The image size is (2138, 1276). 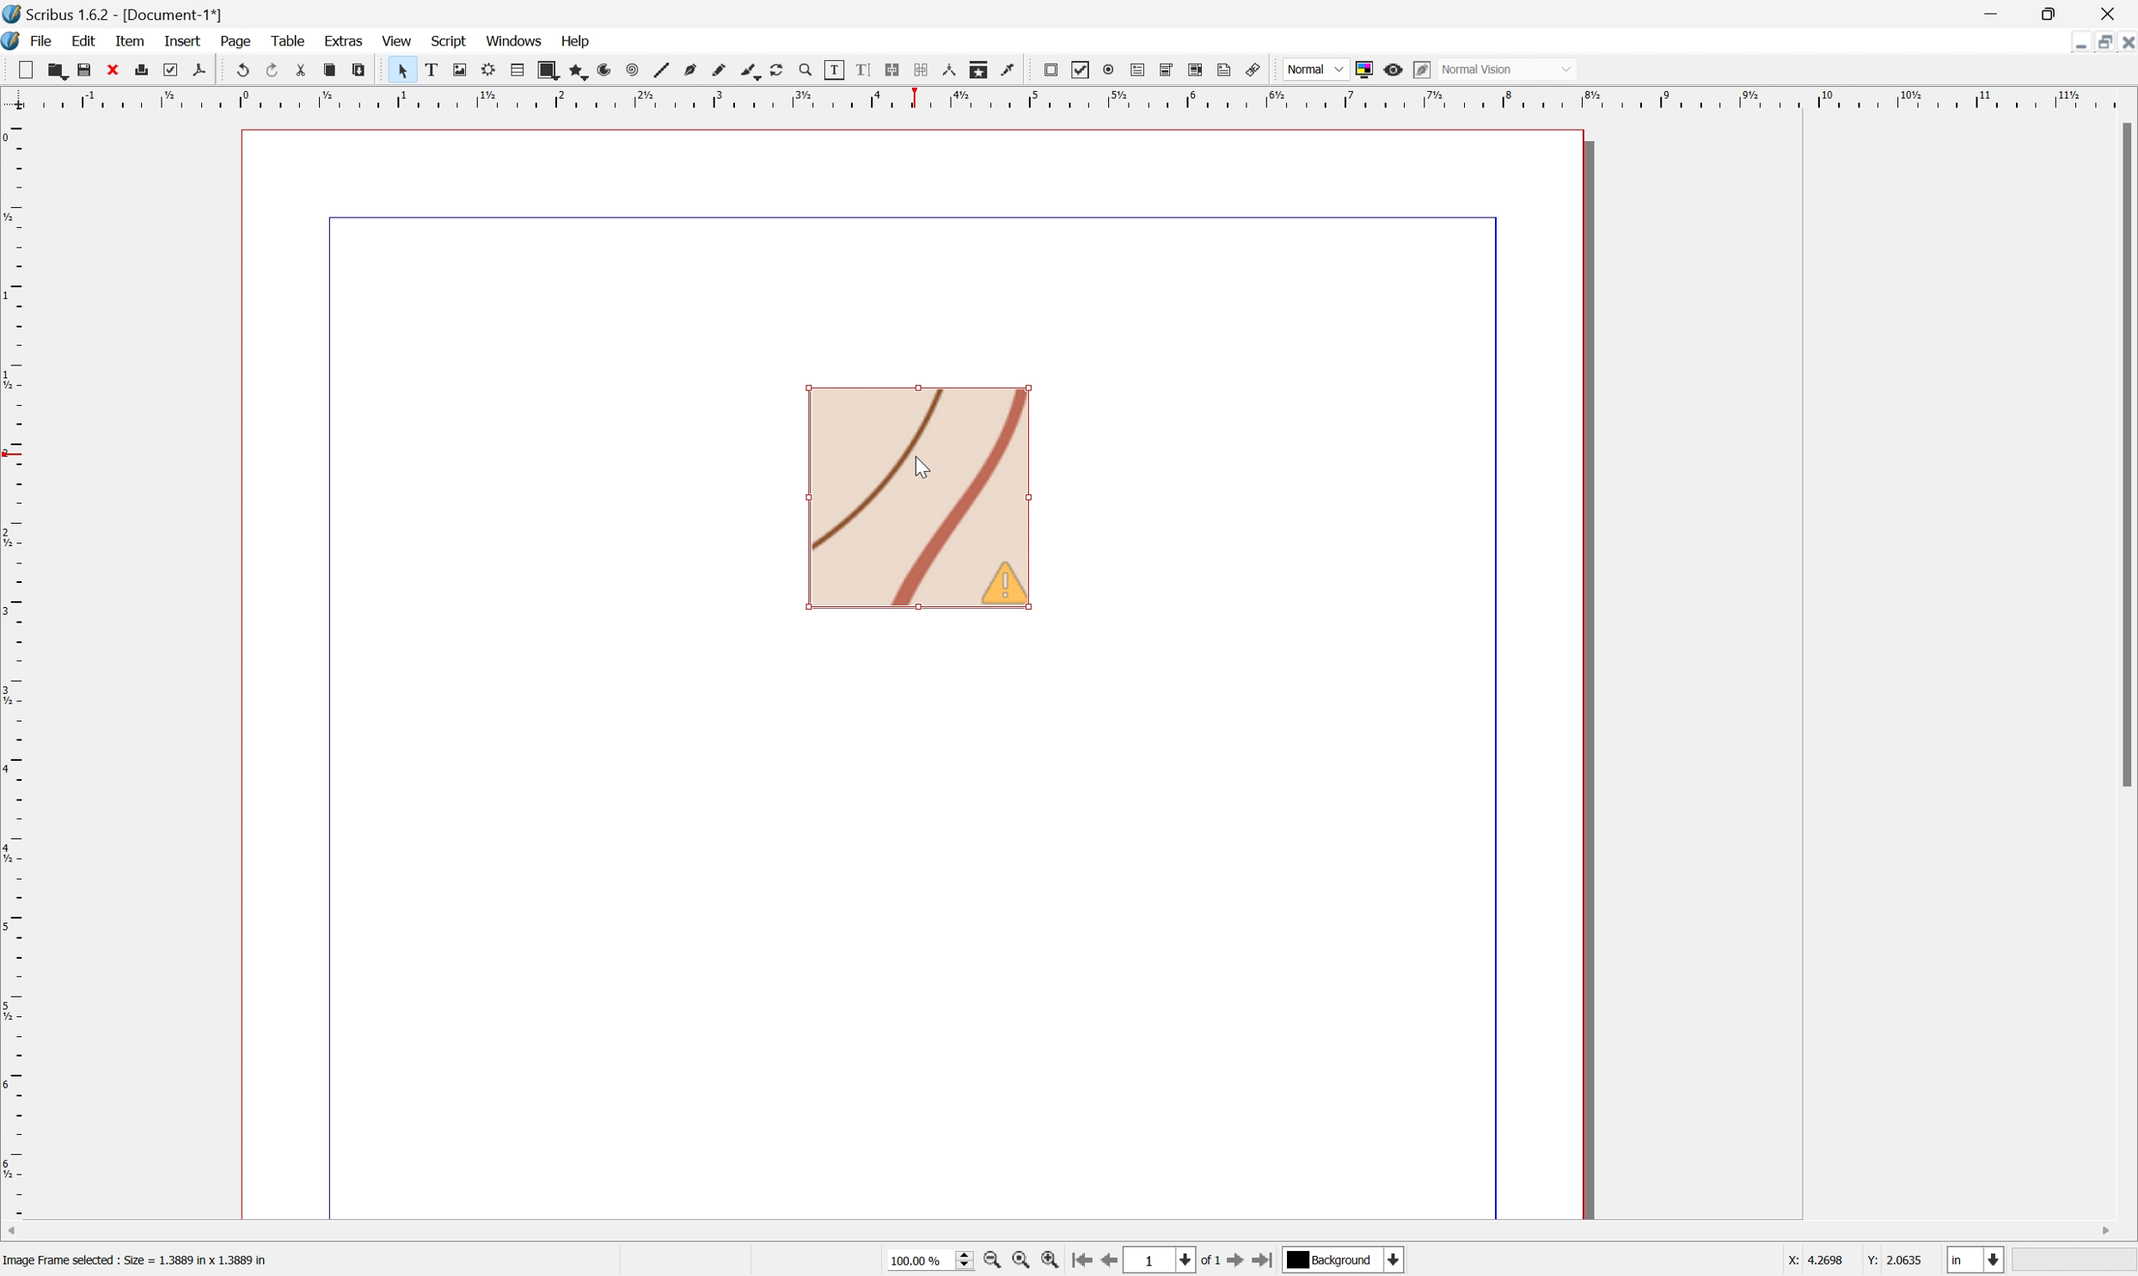 I want to click on Minimize, so click(x=2066, y=42).